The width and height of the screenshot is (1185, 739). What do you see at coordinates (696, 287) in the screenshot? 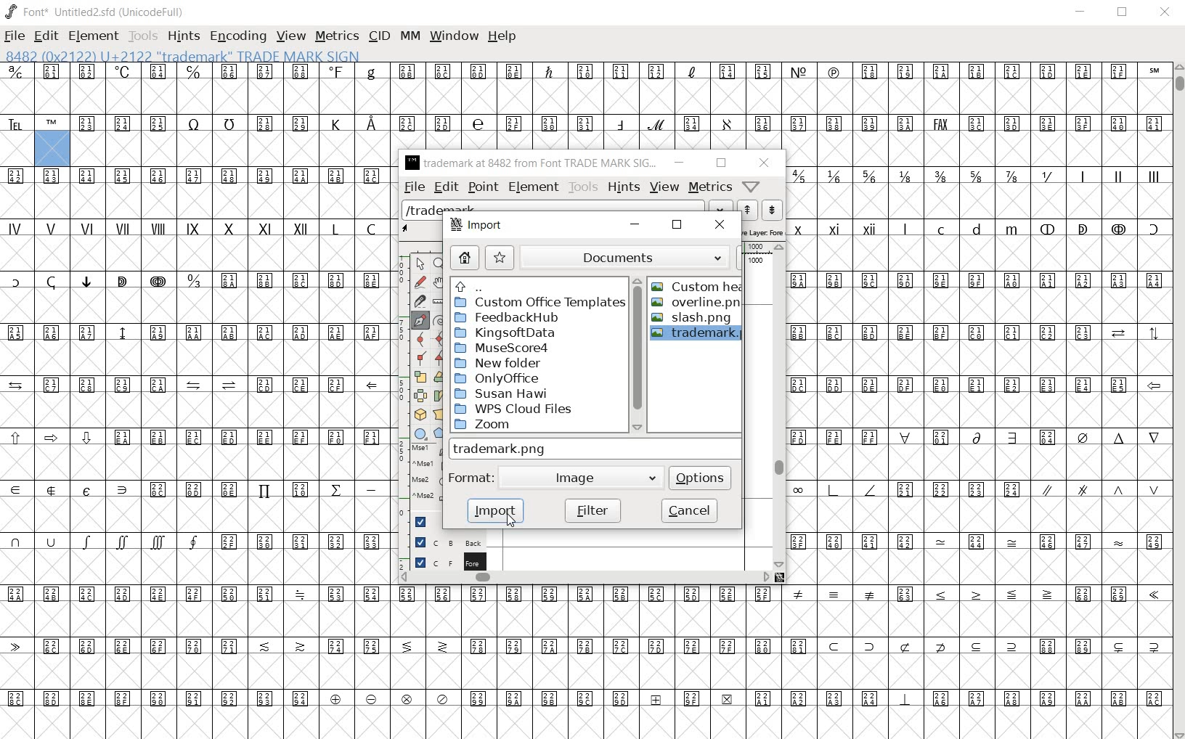
I see `custom heart` at bounding box center [696, 287].